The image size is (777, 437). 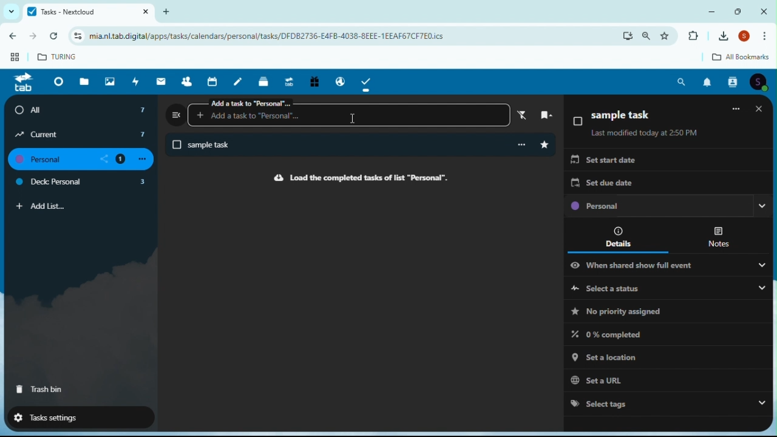 What do you see at coordinates (668, 35) in the screenshot?
I see `favorites` at bounding box center [668, 35].